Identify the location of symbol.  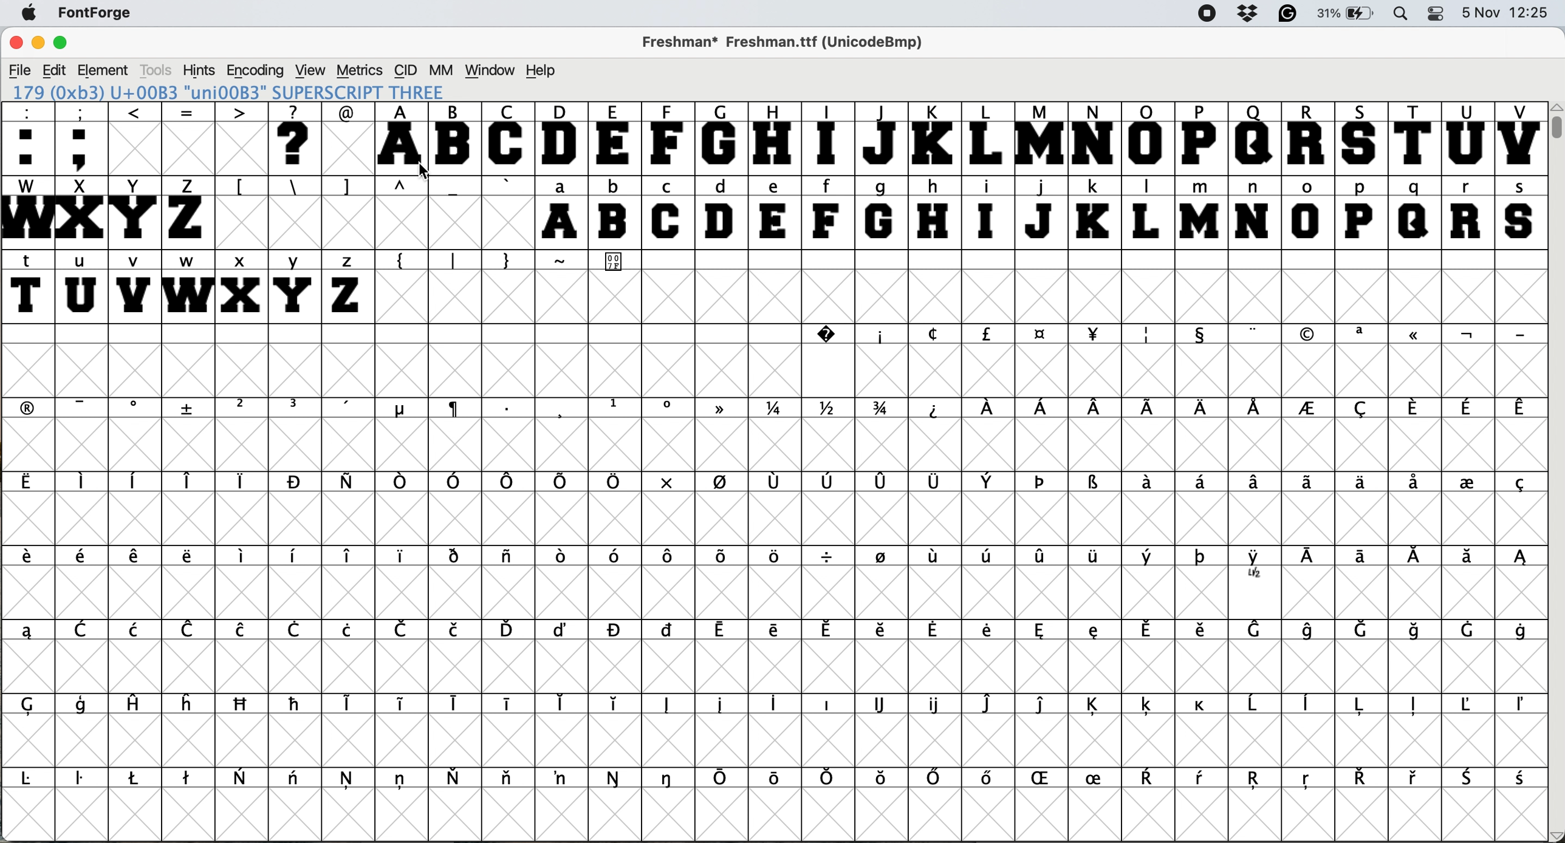
(84, 483).